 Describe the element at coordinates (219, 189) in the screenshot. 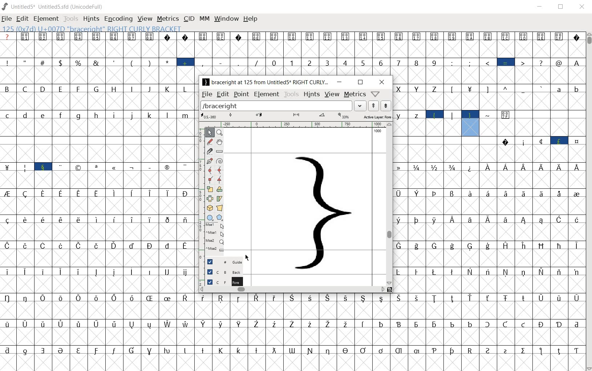

I see `flip the selection` at that location.